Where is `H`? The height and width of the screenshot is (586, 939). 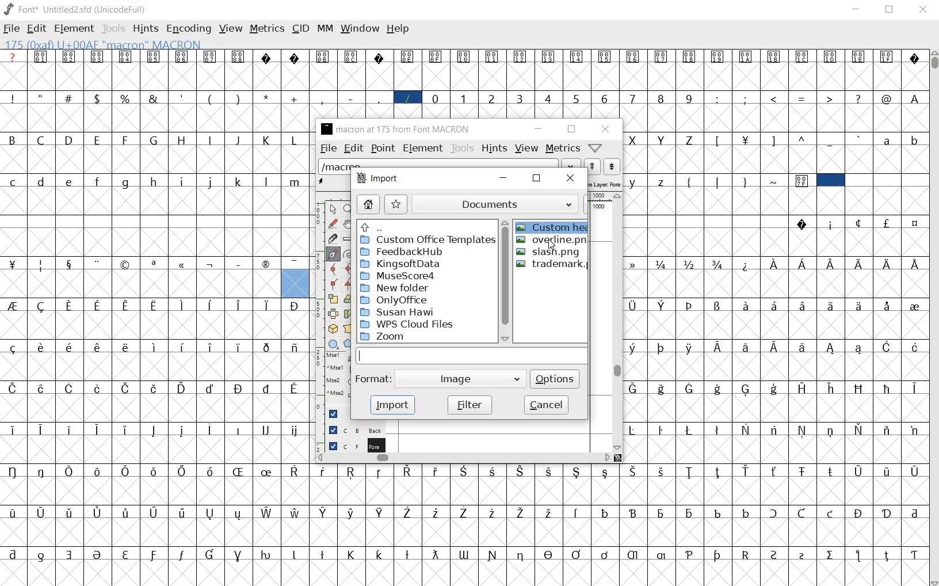
H is located at coordinates (184, 139).